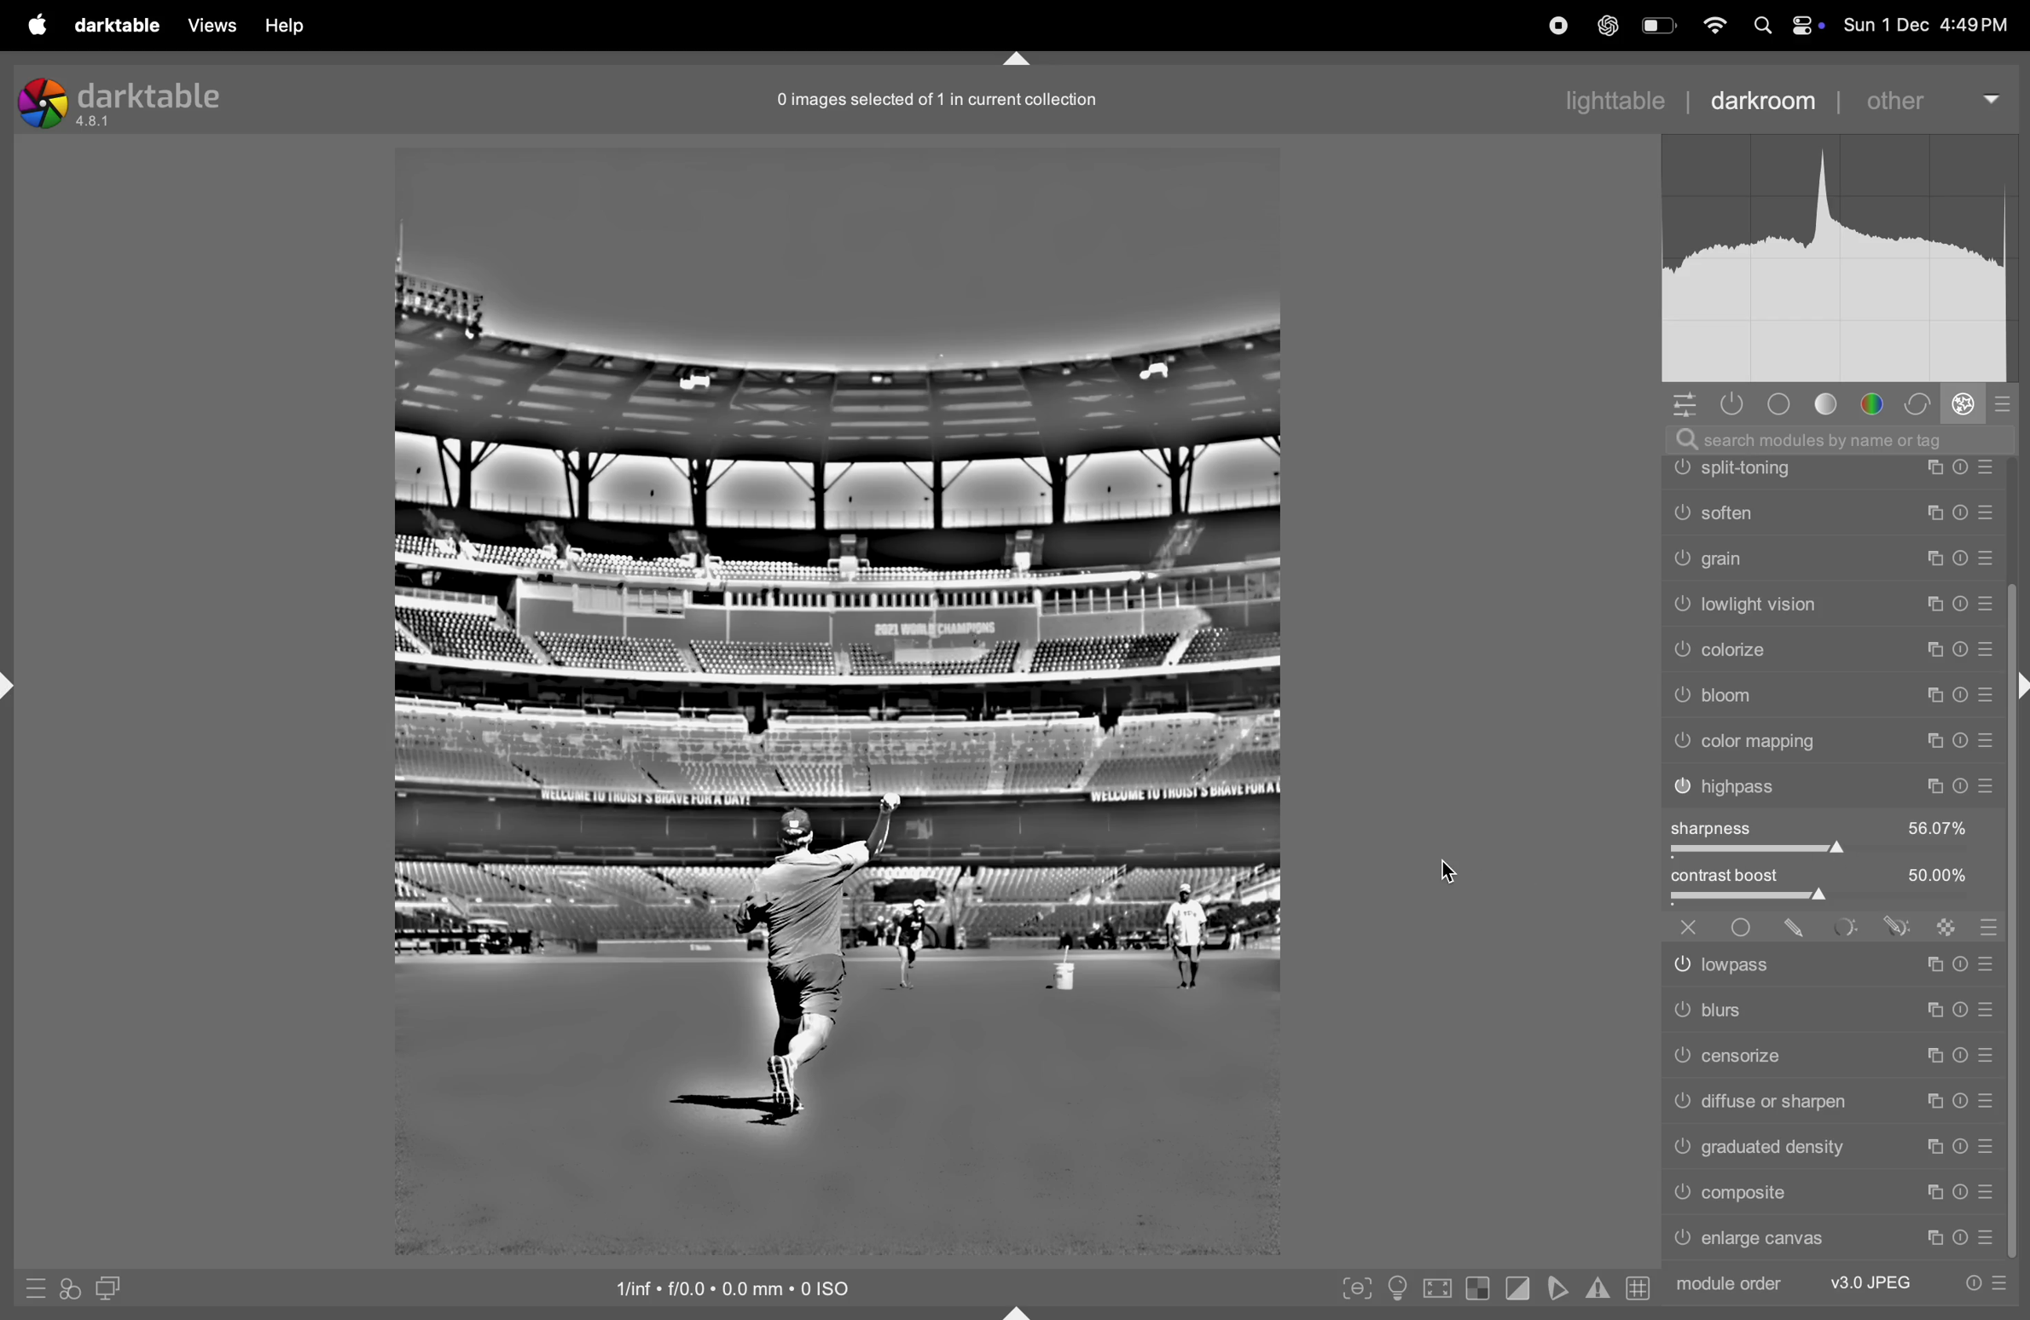 The width and height of the screenshot is (2030, 1320). Describe the element at coordinates (1458, 872) in the screenshot. I see `cursor` at that location.